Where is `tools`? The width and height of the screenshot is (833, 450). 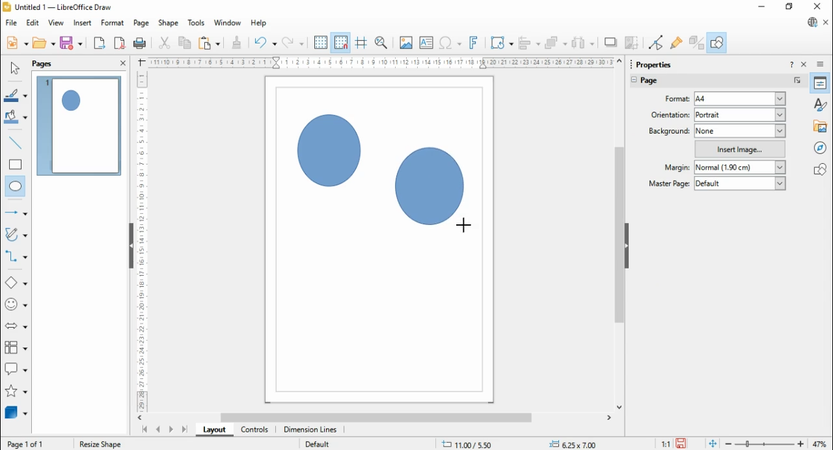 tools is located at coordinates (197, 23).